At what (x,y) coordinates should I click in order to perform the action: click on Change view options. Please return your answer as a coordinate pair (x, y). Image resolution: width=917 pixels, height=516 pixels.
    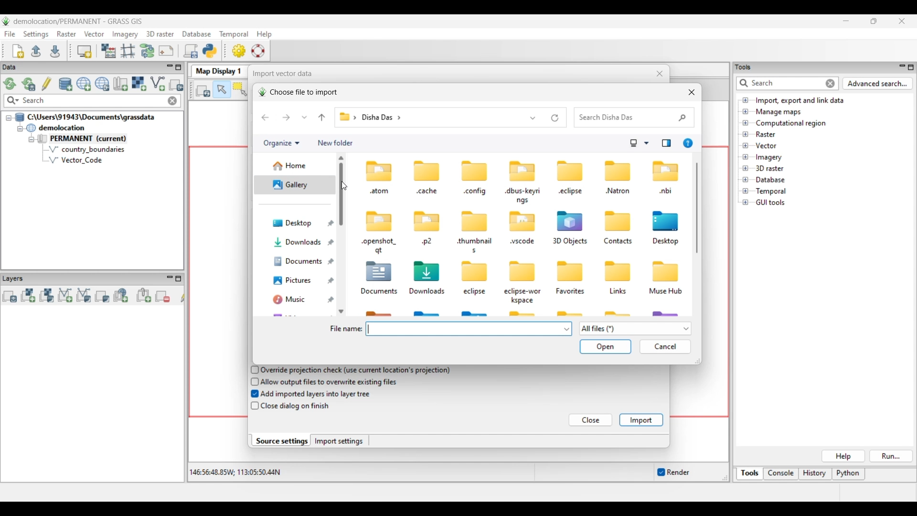
    Looking at the image, I should click on (646, 143).